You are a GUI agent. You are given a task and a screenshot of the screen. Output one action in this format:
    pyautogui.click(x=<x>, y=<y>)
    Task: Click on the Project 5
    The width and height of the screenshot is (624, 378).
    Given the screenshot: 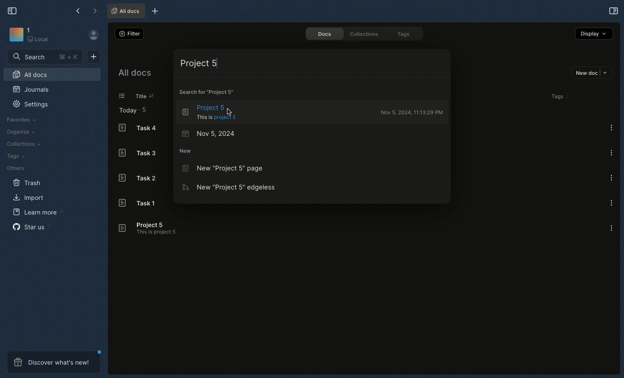 What is the action you would take?
    pyautogui.click(x=146, y=228)
    